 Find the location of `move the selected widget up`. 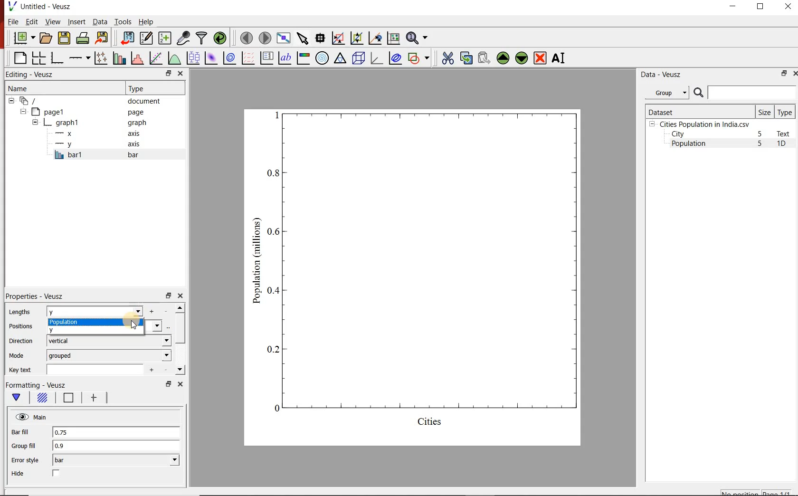

move the selected widget up is located at coordinates (503, 57).